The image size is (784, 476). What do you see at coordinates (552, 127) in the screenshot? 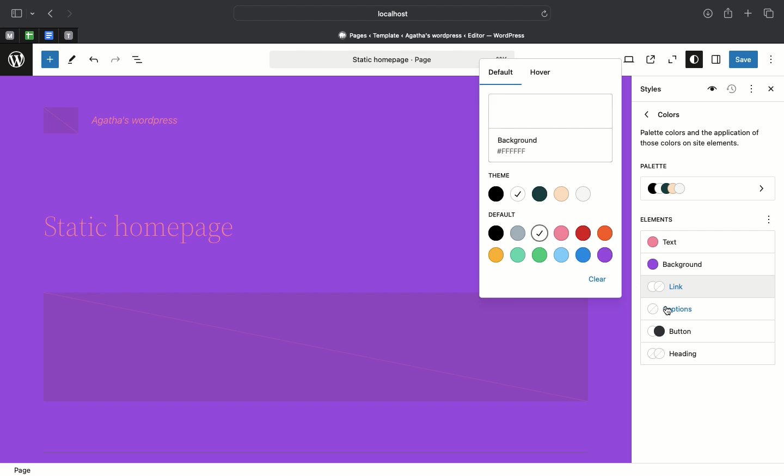
I see `White selected` at bounding box center [552, 127].